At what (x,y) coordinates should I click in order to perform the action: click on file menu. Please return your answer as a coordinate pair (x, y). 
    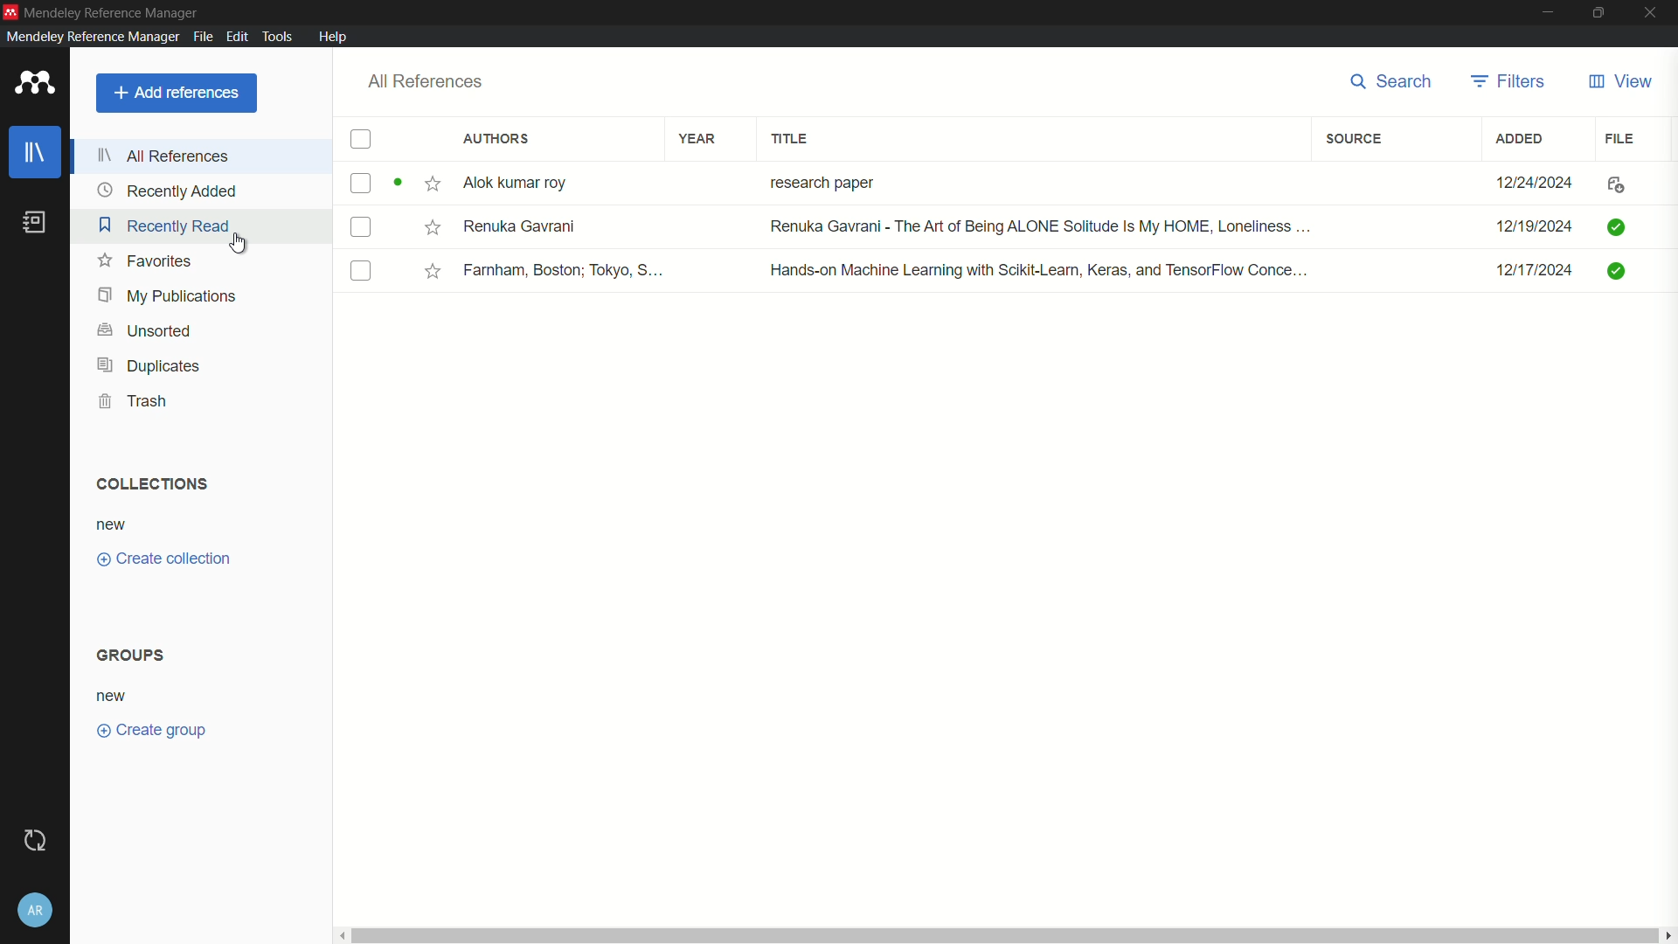
    Looking at the image, I should click on (204, 38).